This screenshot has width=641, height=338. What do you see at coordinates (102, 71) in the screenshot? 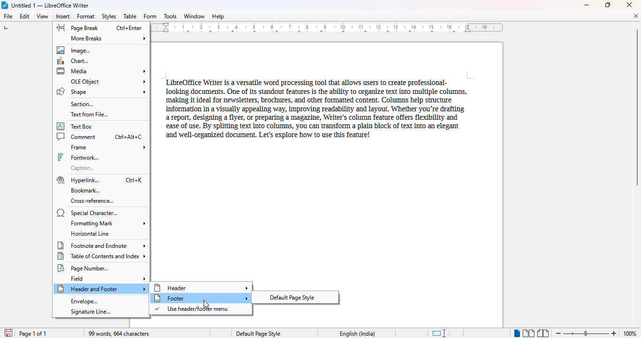
I see `media` at bounding box center [102, 71].